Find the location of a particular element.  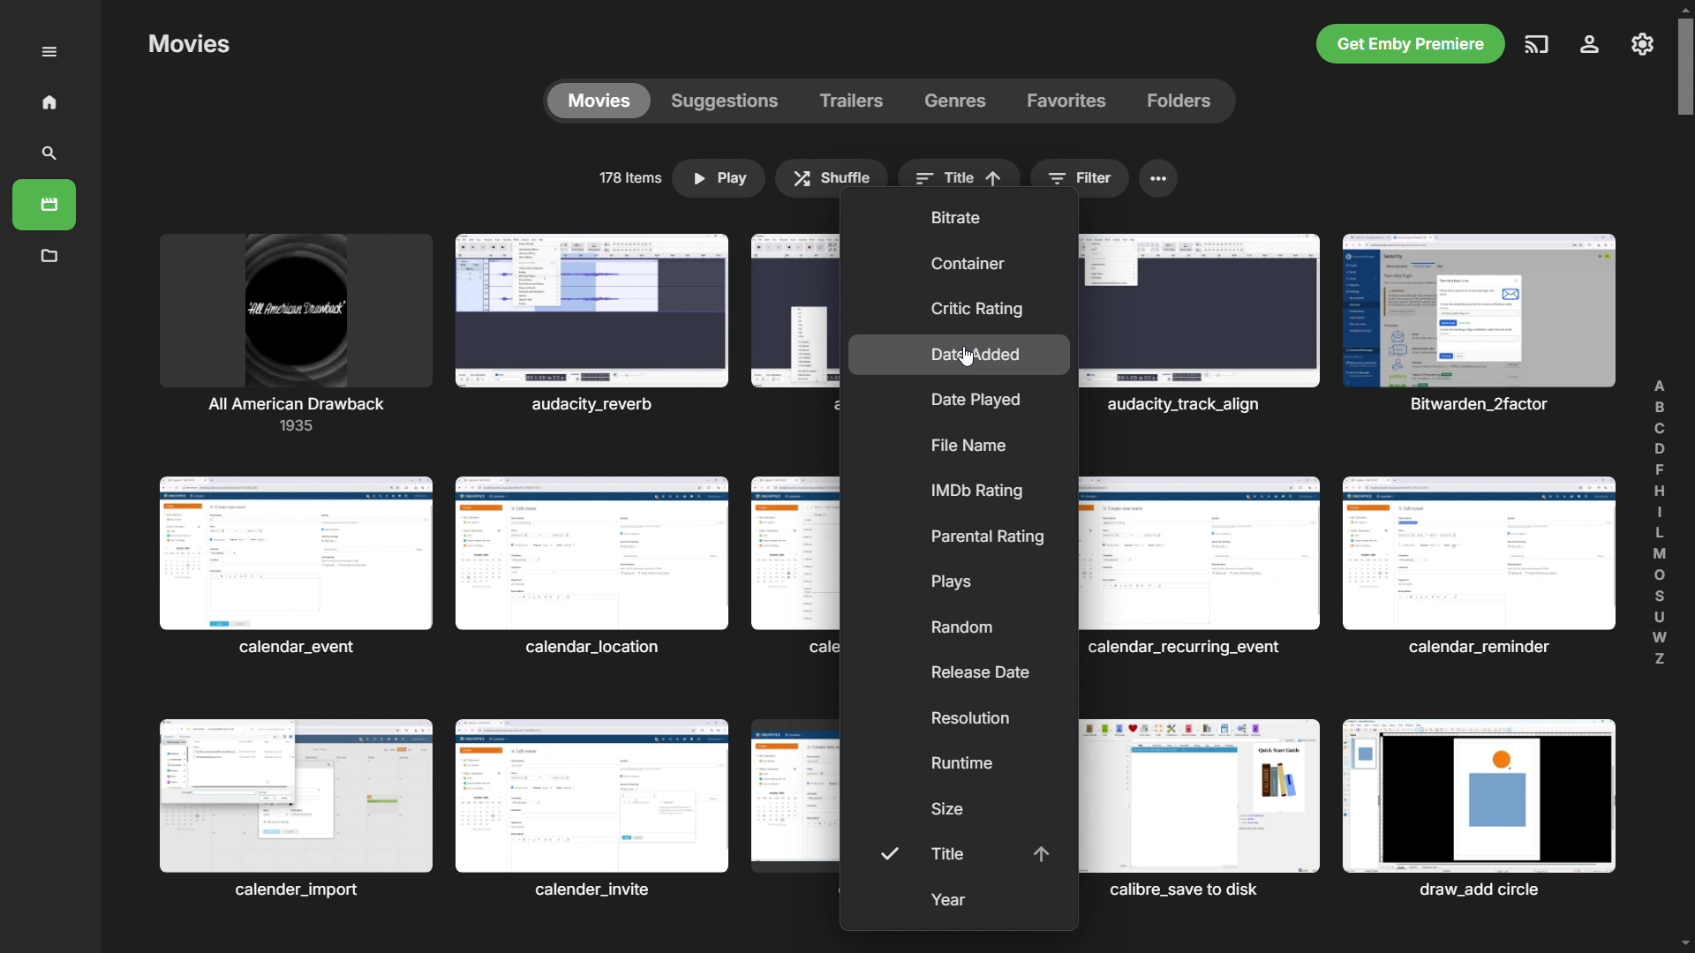

 is located at coordinates (1483, 808).